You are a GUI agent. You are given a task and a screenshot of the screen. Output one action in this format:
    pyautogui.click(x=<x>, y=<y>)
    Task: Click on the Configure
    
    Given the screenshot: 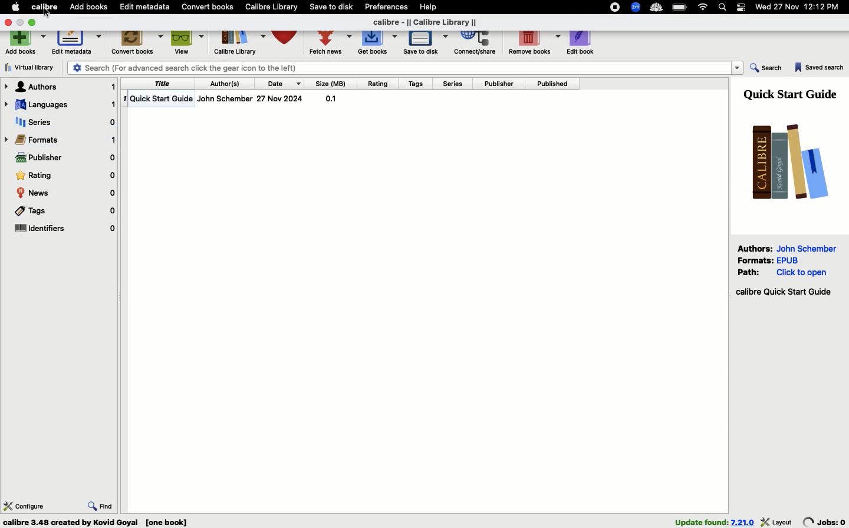 What is the action you would take?
    pyautogui.click(x=24, y=505)
    